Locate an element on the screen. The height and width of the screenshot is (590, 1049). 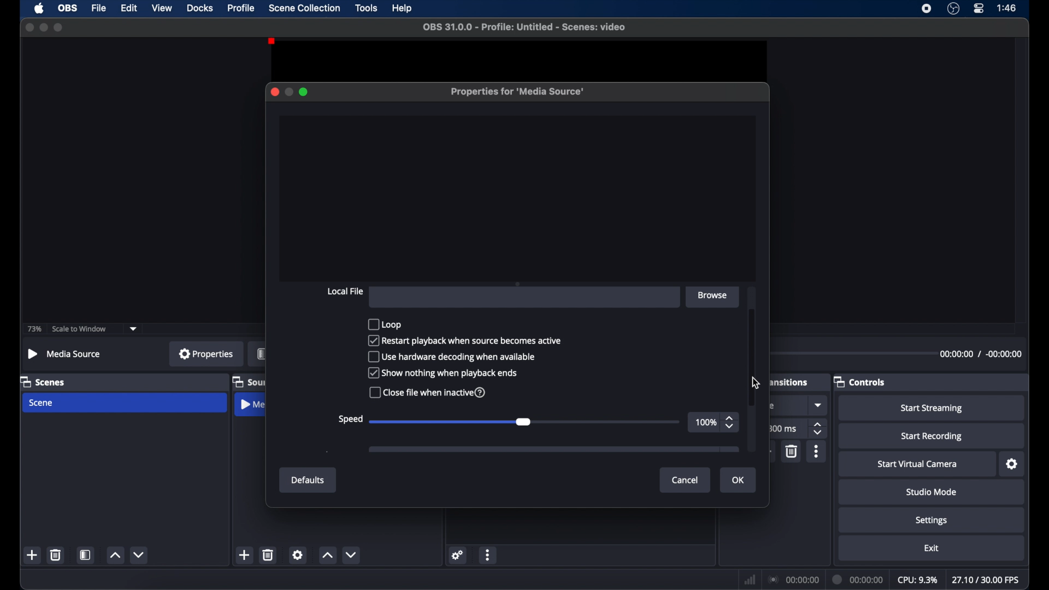
scene filters is located at coordinates (85, 554).